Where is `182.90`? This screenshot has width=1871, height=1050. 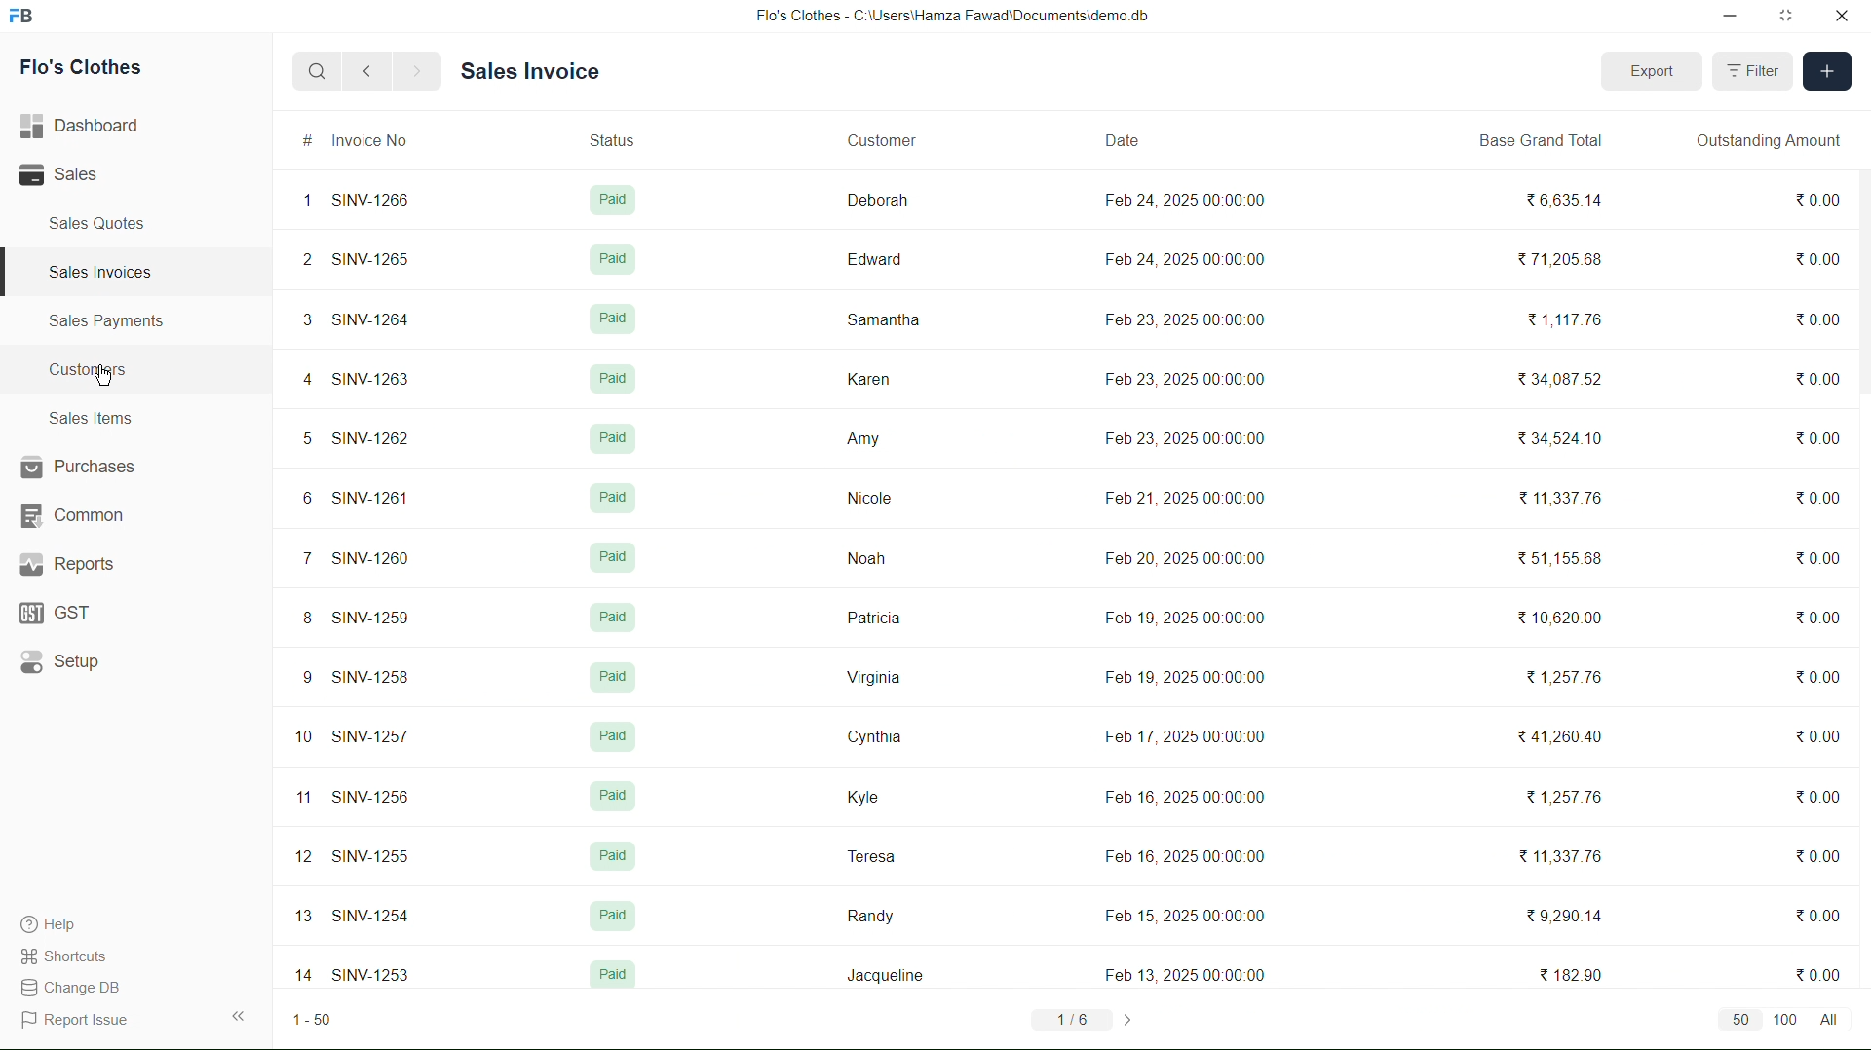 182.90 is located at coordinates (1569, 974).